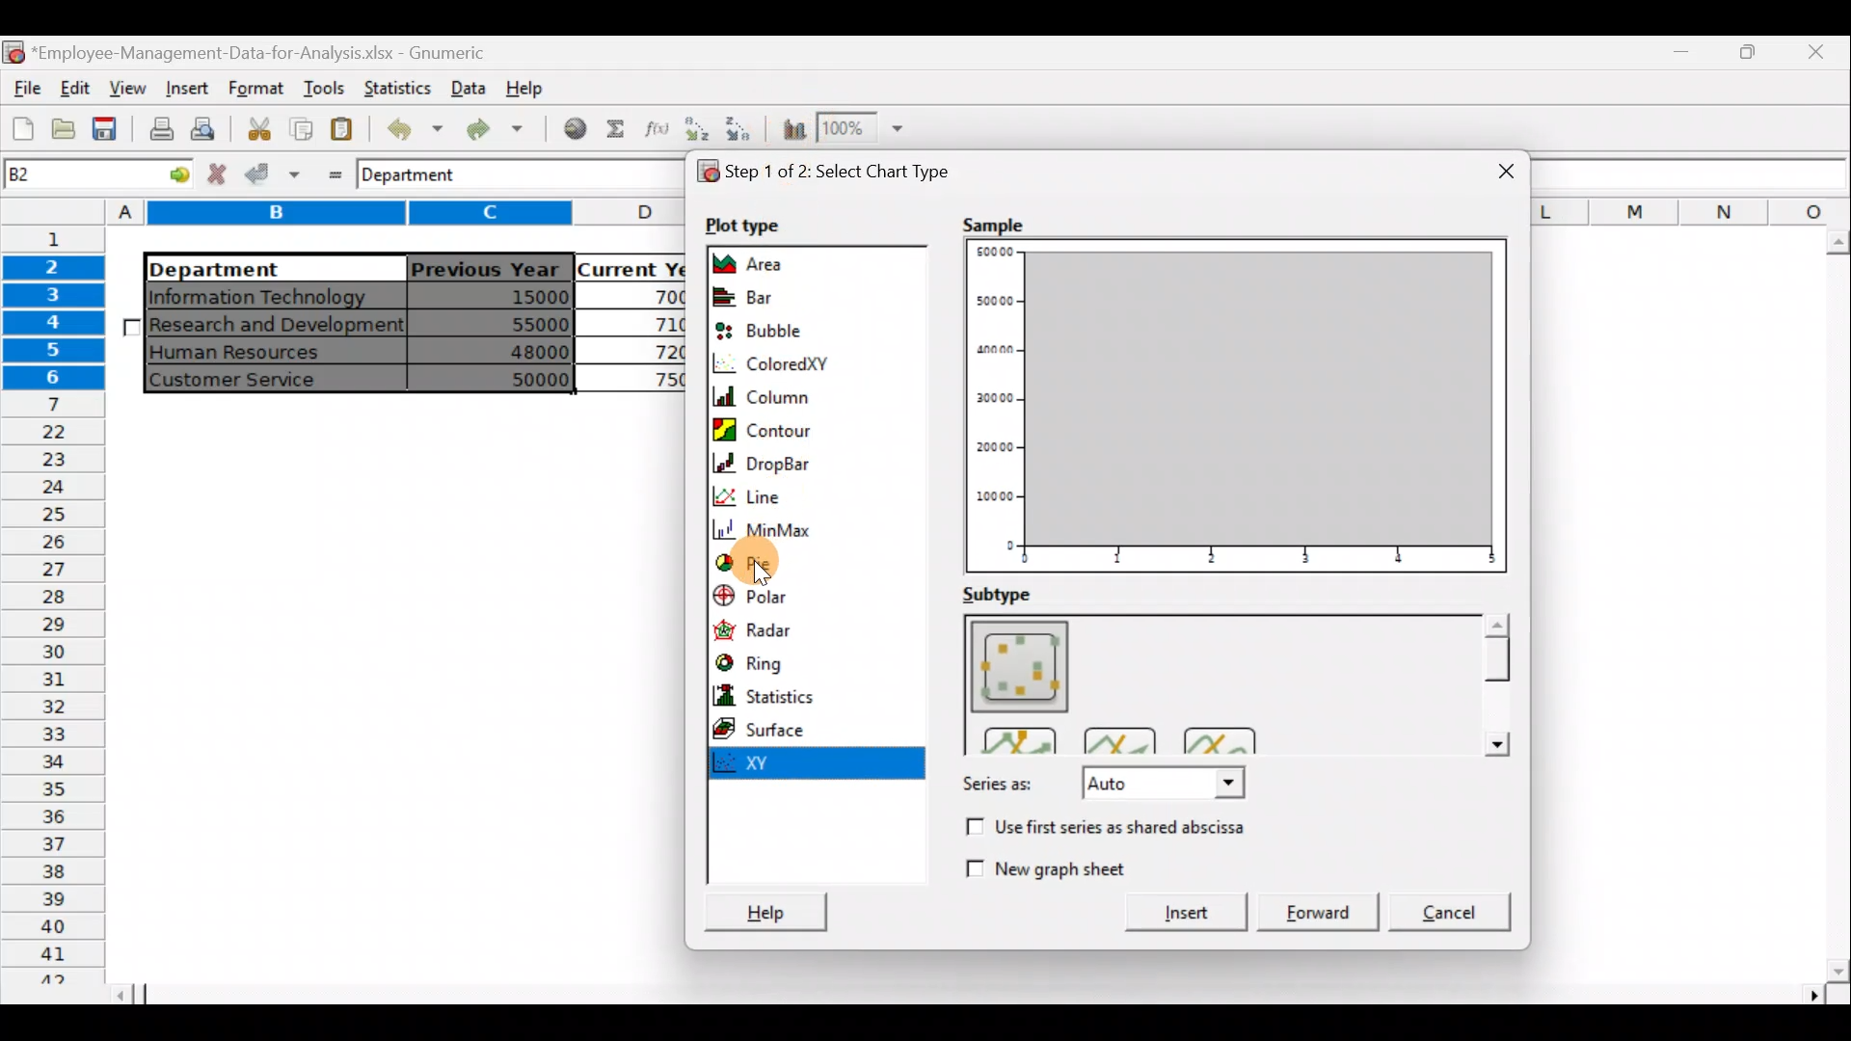  I want to click on Gnumeric logo, so click(13, 51).